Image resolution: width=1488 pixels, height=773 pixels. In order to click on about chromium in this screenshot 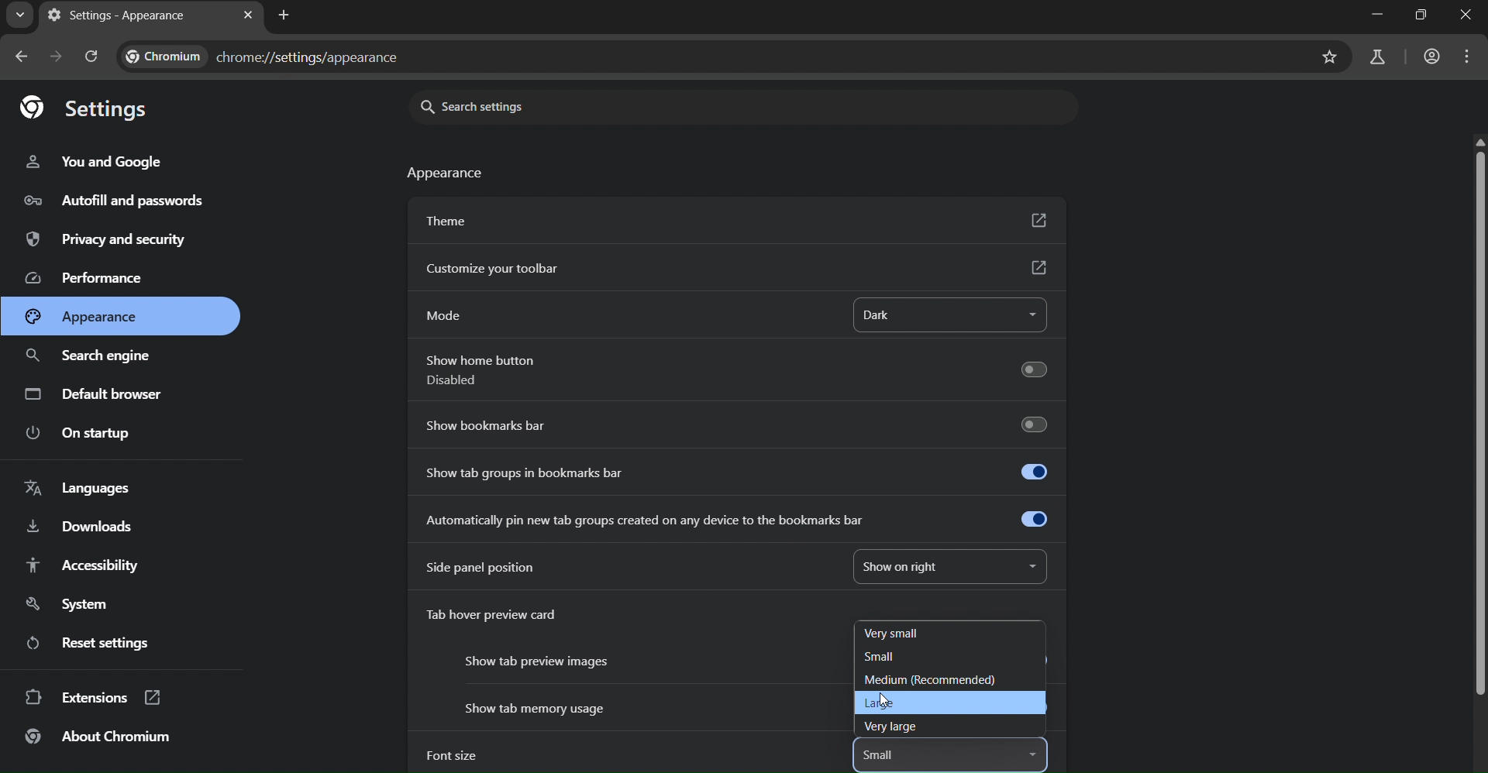, I will do `click(98, 739)`.